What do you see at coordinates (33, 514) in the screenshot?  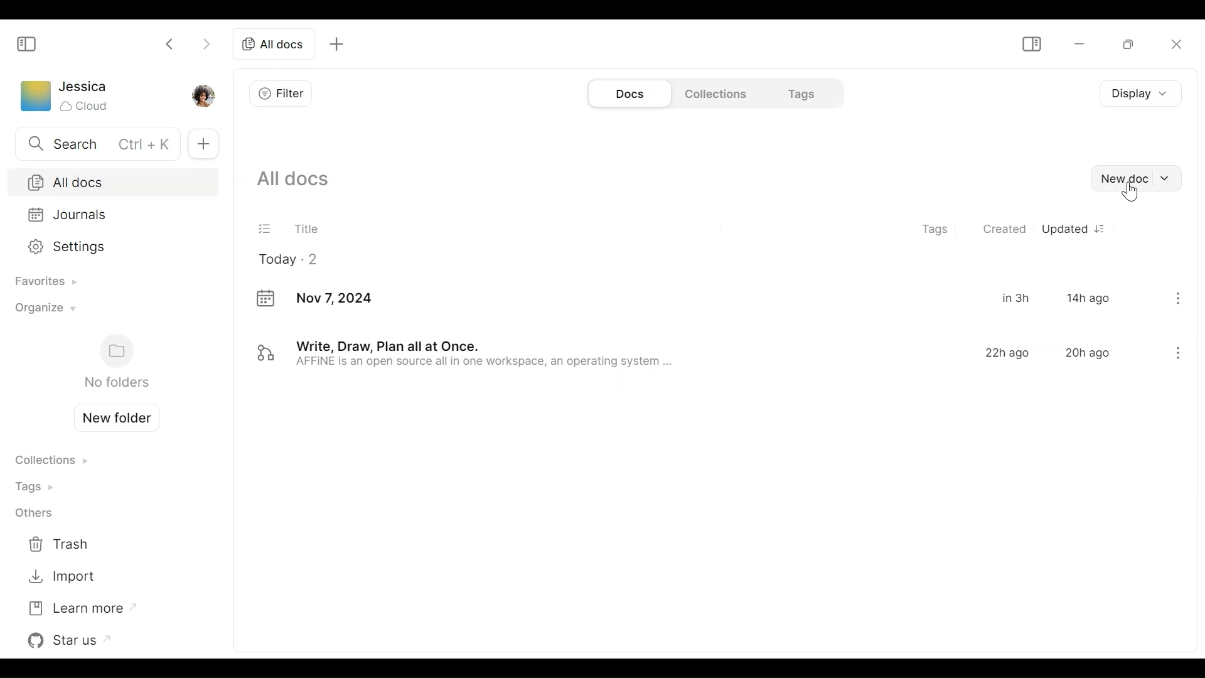 I see `Others` at bounding box center [33, 514].